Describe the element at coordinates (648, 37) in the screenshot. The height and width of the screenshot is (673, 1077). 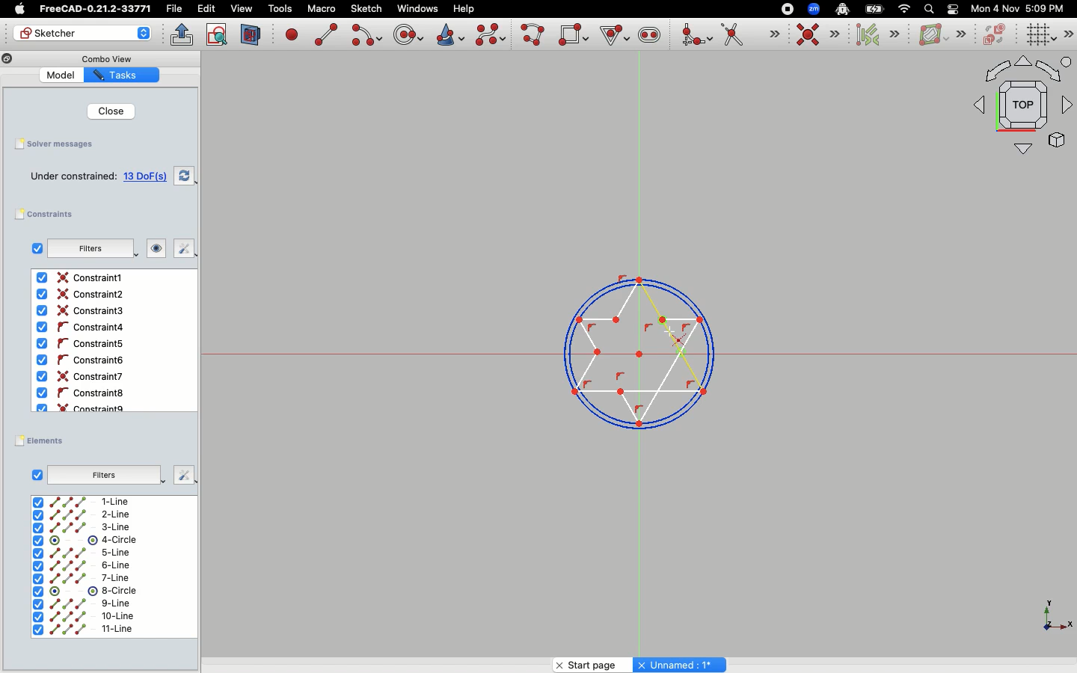
I see `Create slot` at that location.